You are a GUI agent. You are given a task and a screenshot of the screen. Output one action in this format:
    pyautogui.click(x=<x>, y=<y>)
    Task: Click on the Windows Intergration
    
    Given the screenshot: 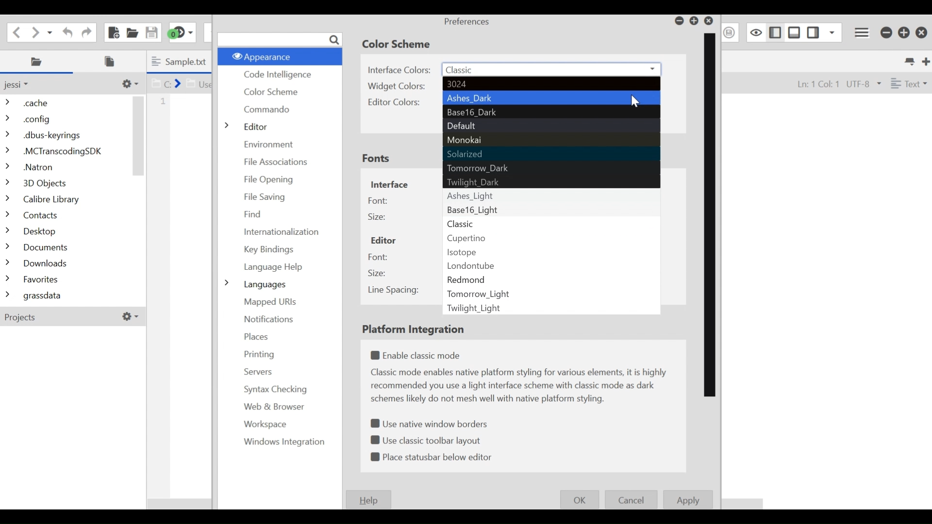 What is the action you would take?
    pyautogui.click(x=279, y=442)
    